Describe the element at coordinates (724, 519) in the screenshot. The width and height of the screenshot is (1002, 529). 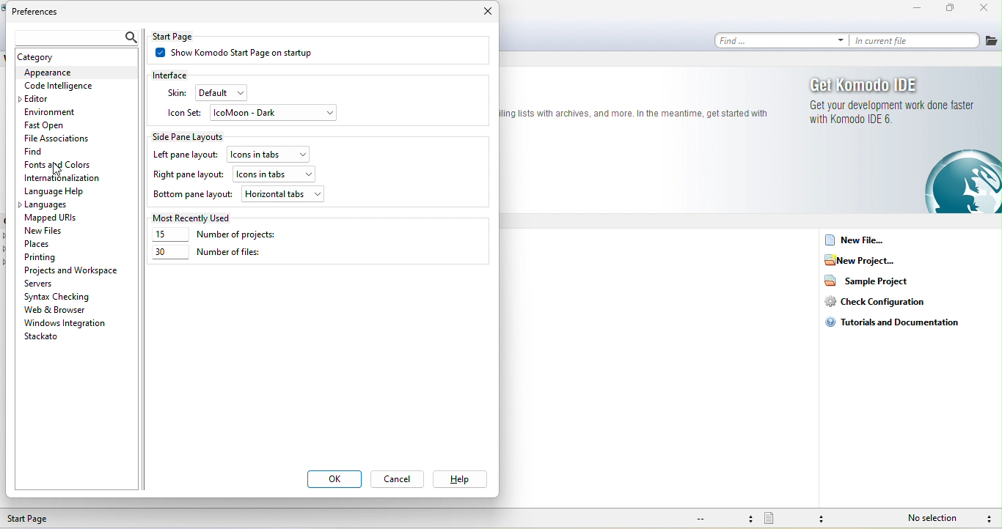
I see `file encoding` at that location.